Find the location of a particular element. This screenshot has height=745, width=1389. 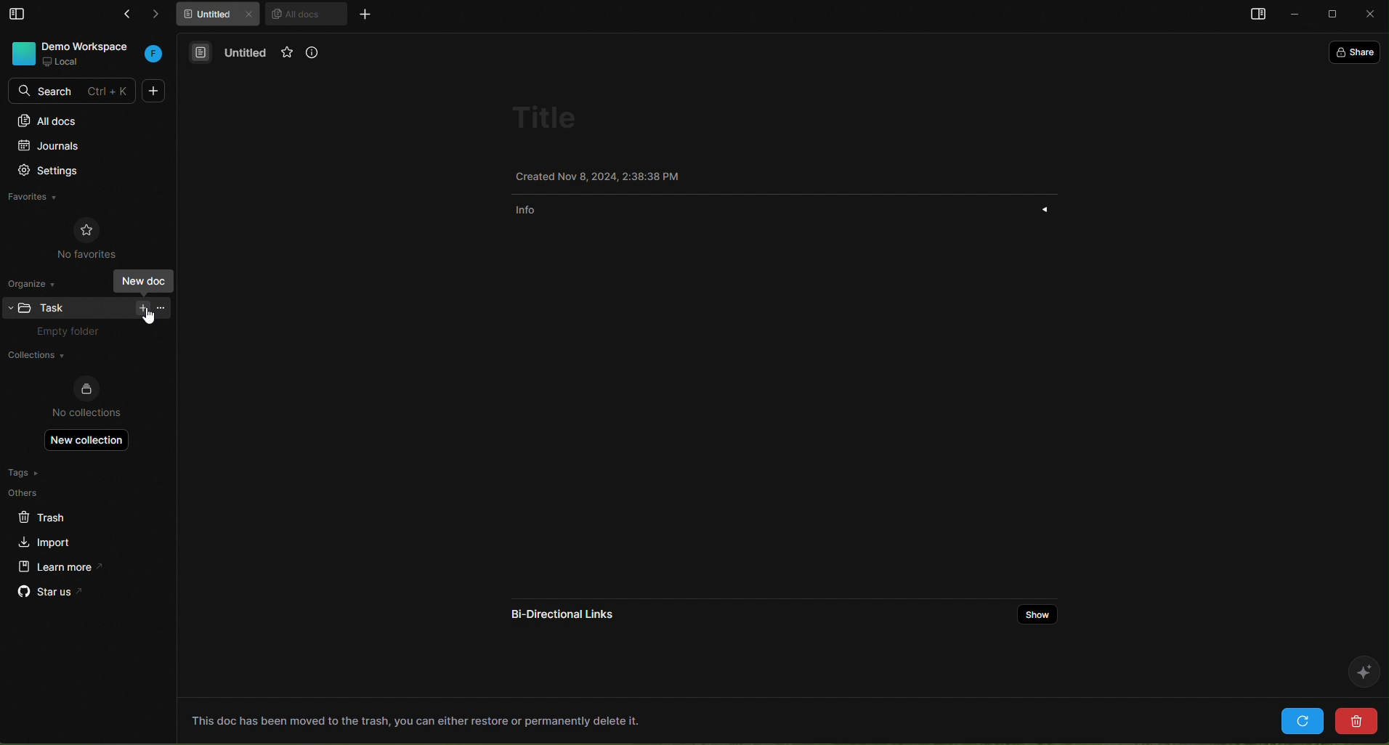

new tab is located at coordinates (364, 14).